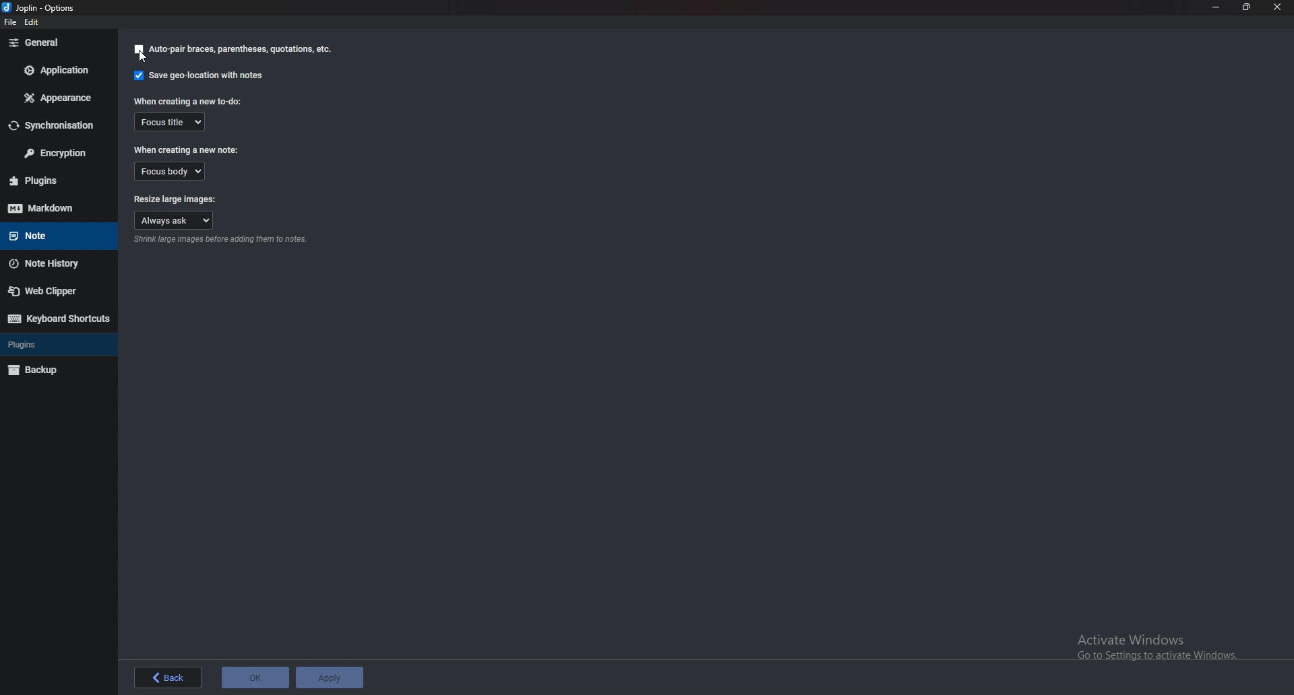  I want to click on cursor, so click(147, 61).